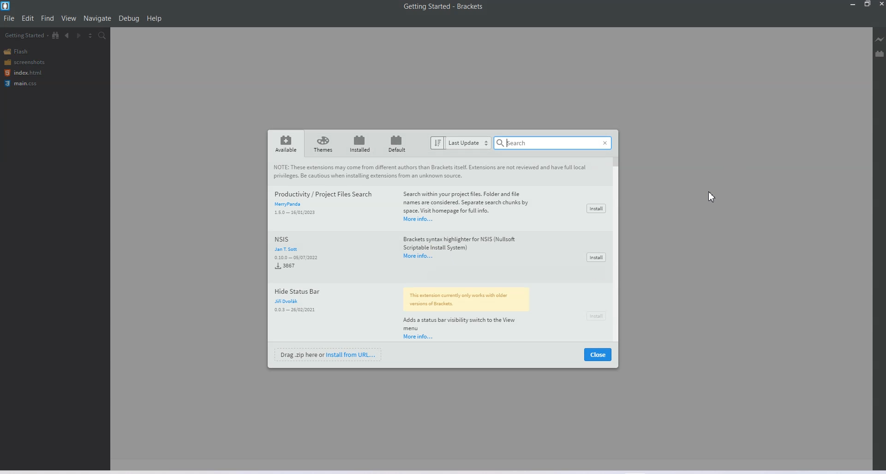 The width and height of the screenshot is (886, 474). What do you see at coordinates (18, 52) in the screenshot?
I see `Flash` at bounding box center [18, 52].